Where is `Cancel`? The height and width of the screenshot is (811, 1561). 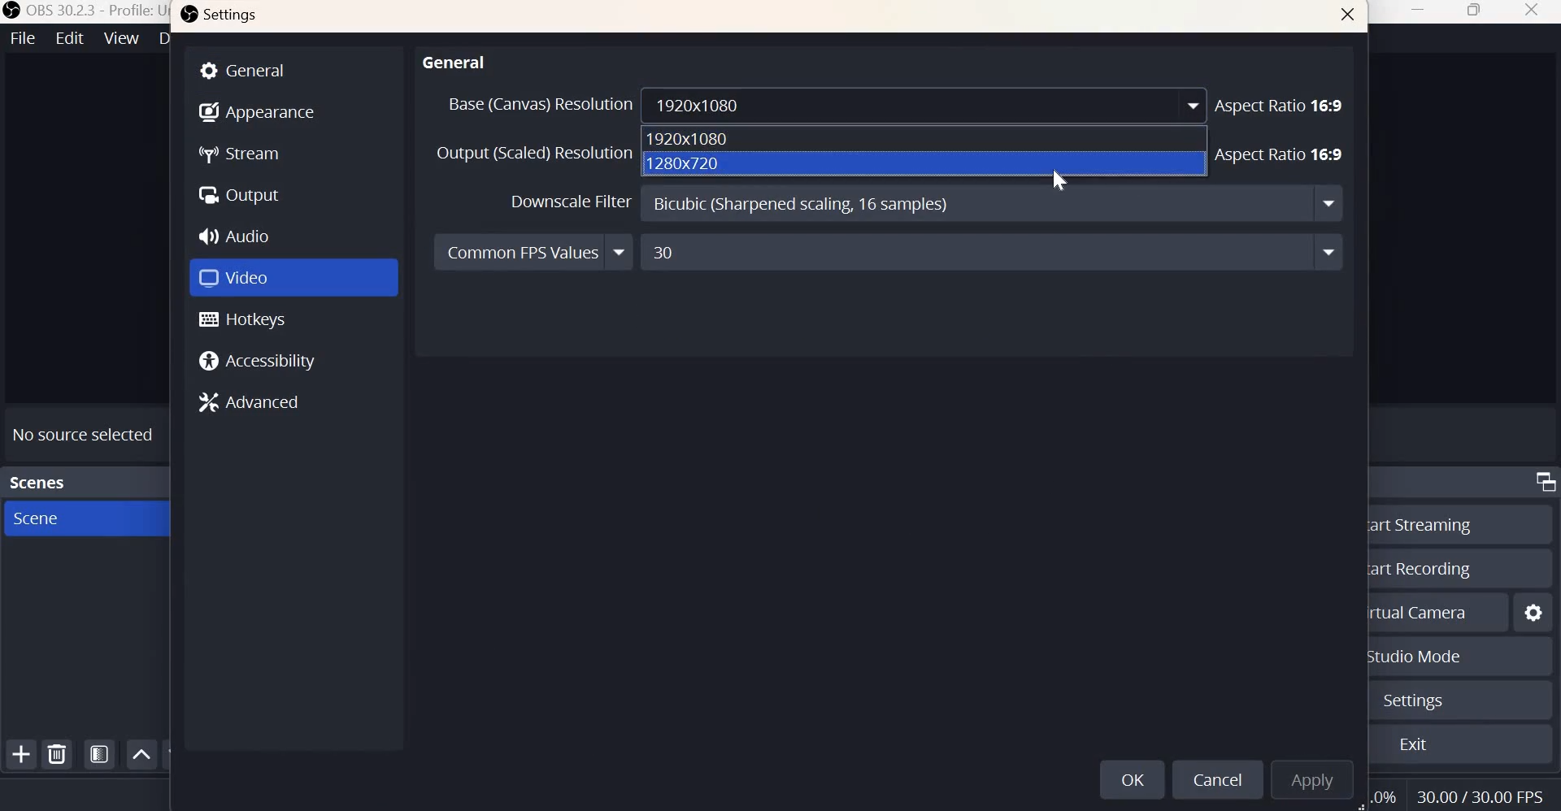 Cancel is located at coordinates (1215, 778).